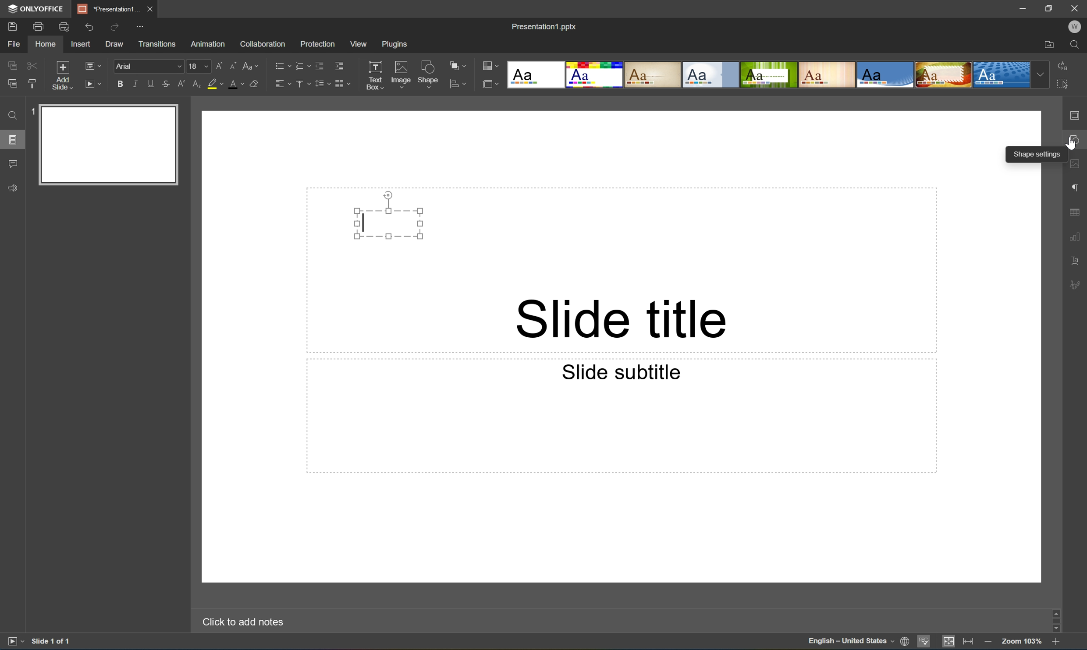 The image size is (1087, 650). I want to click on Presentation1..., so click(105, 9).